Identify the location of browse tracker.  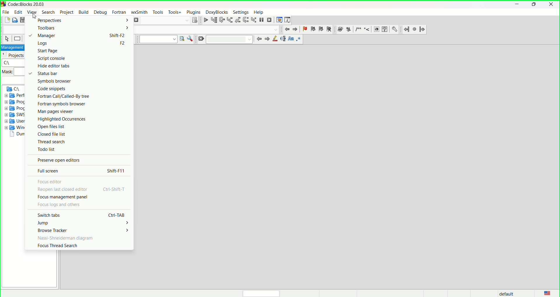
(54, 230).